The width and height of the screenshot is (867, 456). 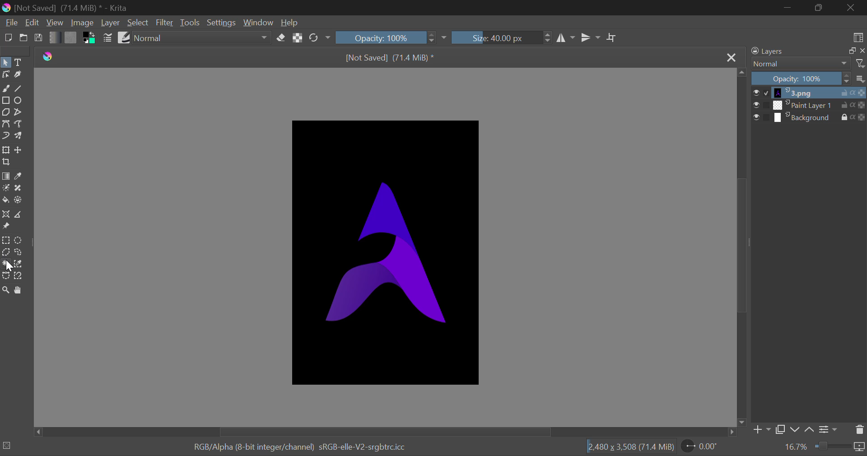 What do you see at coordinates (39, 37) in the screenshot?
I see `Save` at bounding box center [39, 37].